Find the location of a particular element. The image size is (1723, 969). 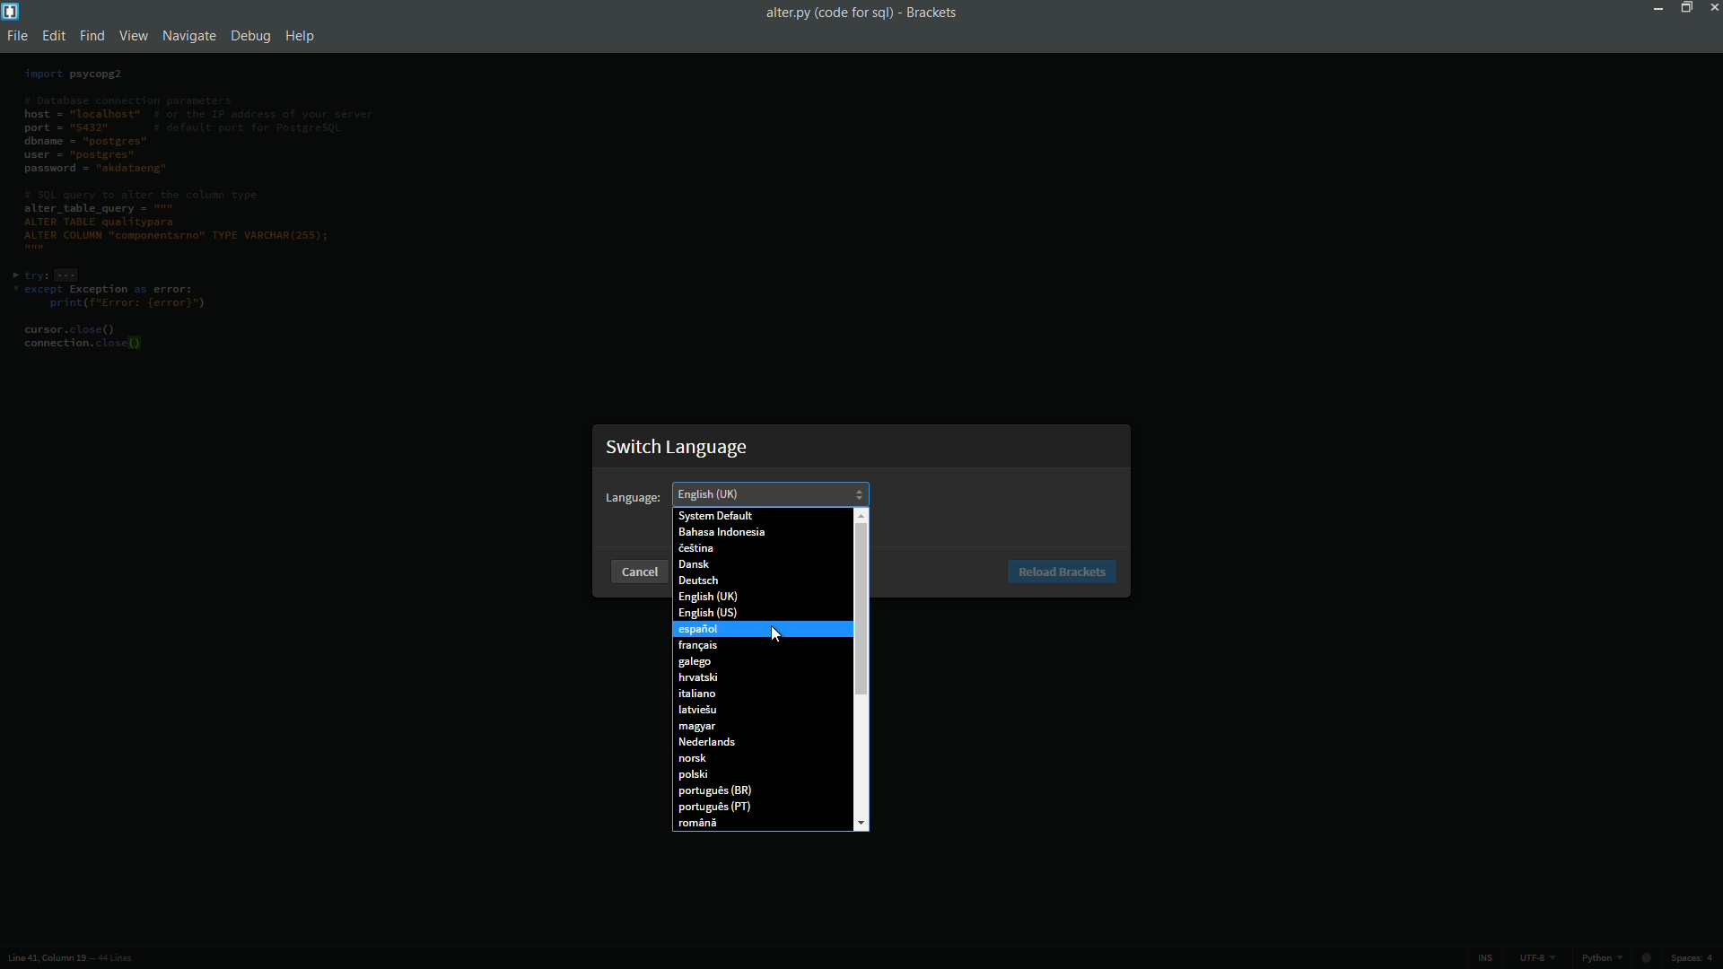

scroll up/scroll down  is located at coordinates (865, 495).